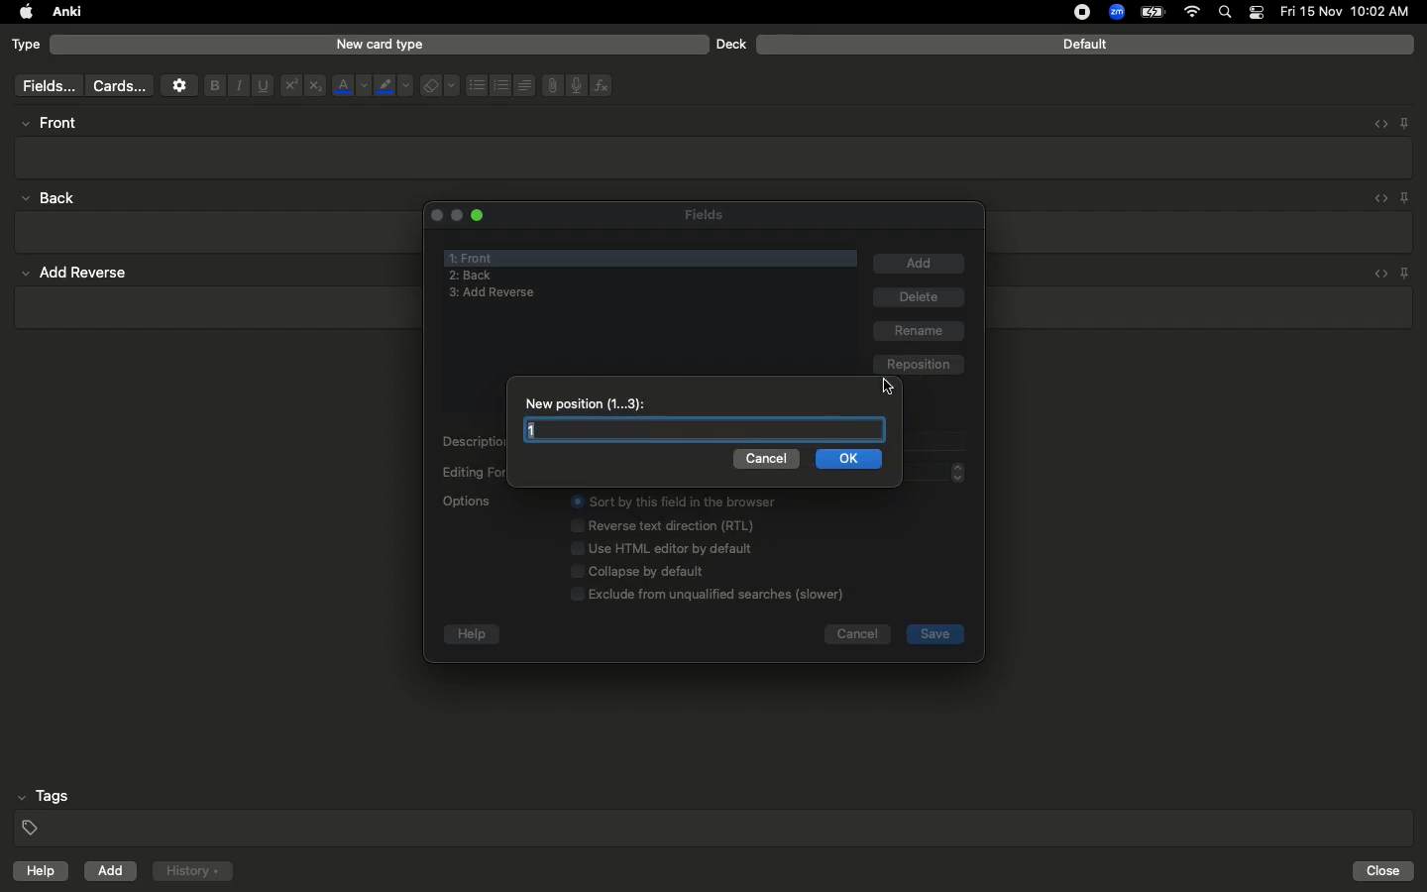  What do you see at coordinates (213, 84) in the screenshot?
I see `Bold` at bounding box center [213, 84].